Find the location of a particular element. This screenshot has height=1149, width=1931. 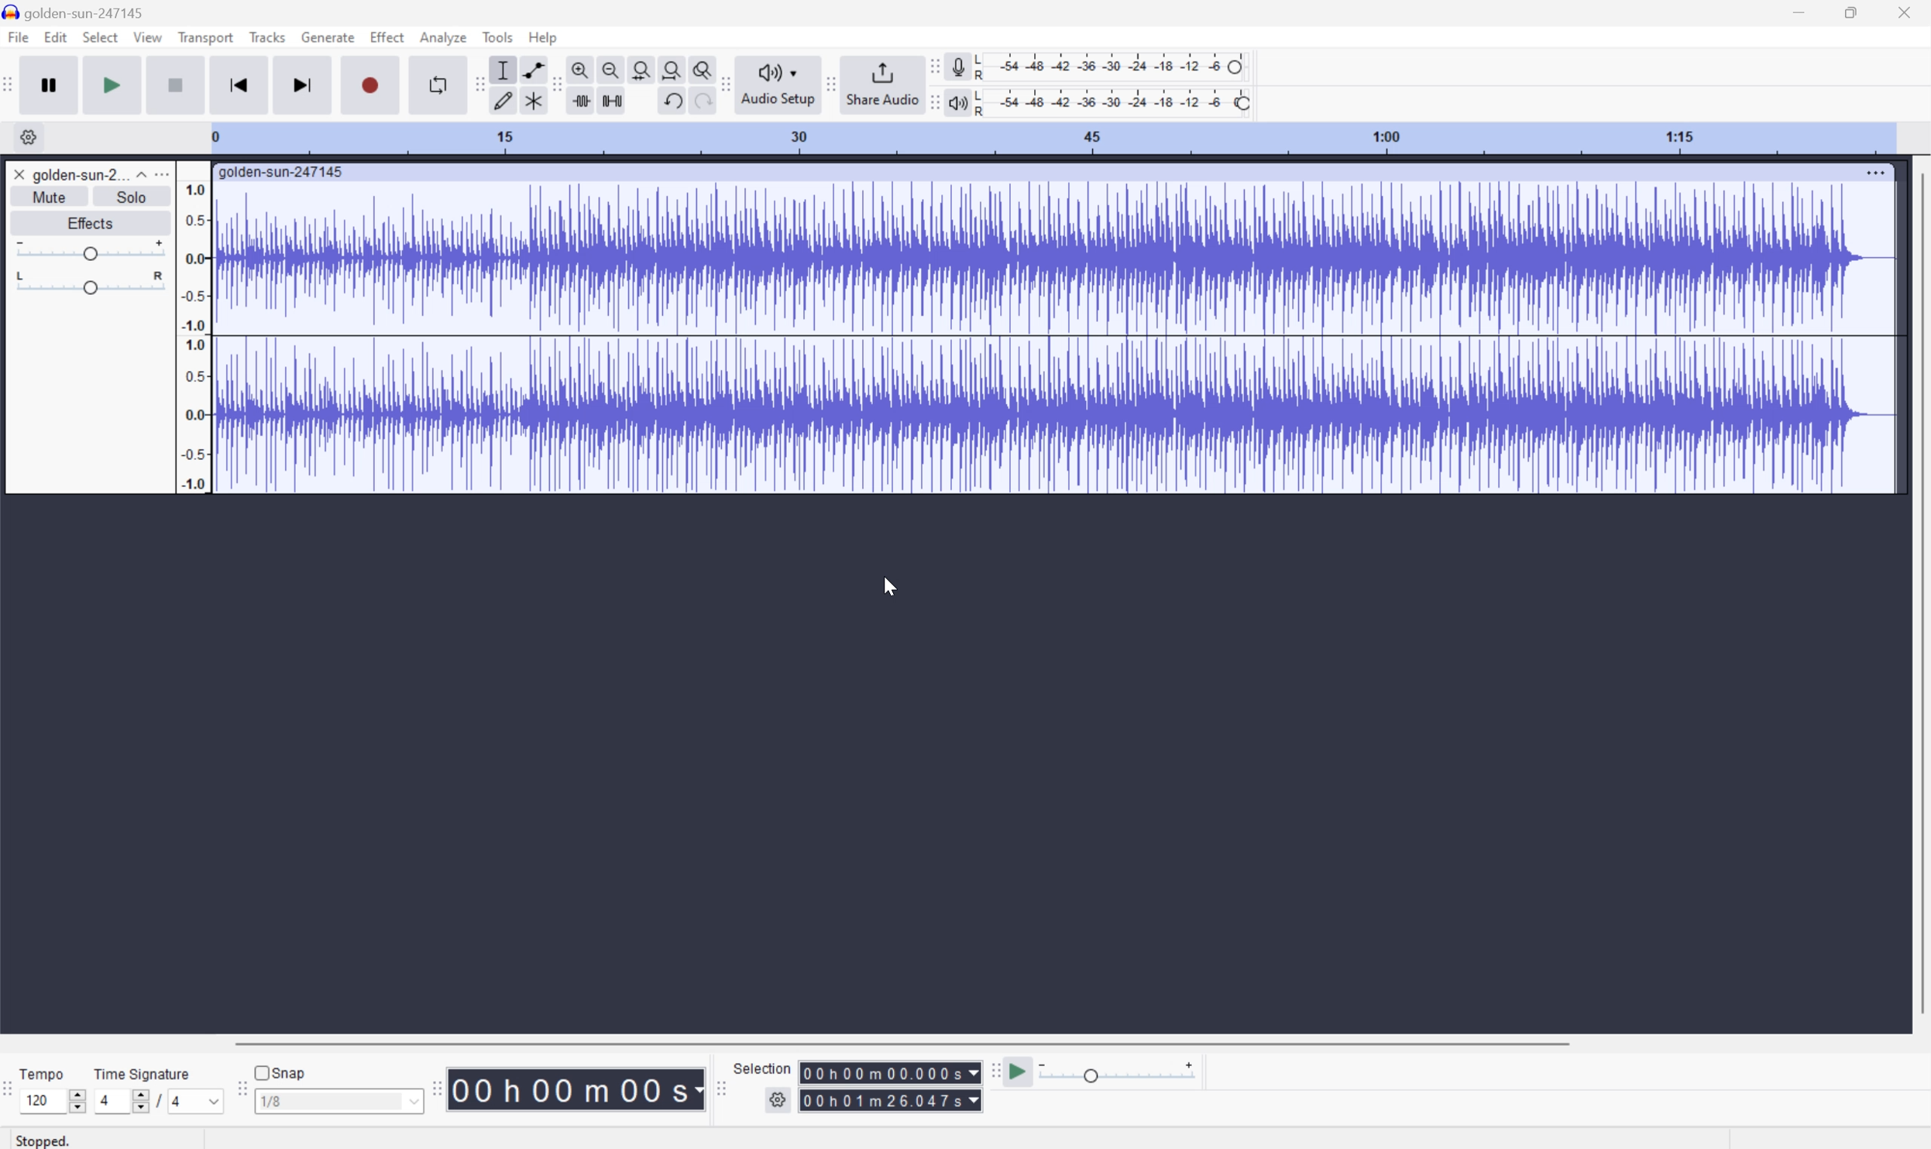

Audacity time signature toolbar is located at coordinates (12, 1096).